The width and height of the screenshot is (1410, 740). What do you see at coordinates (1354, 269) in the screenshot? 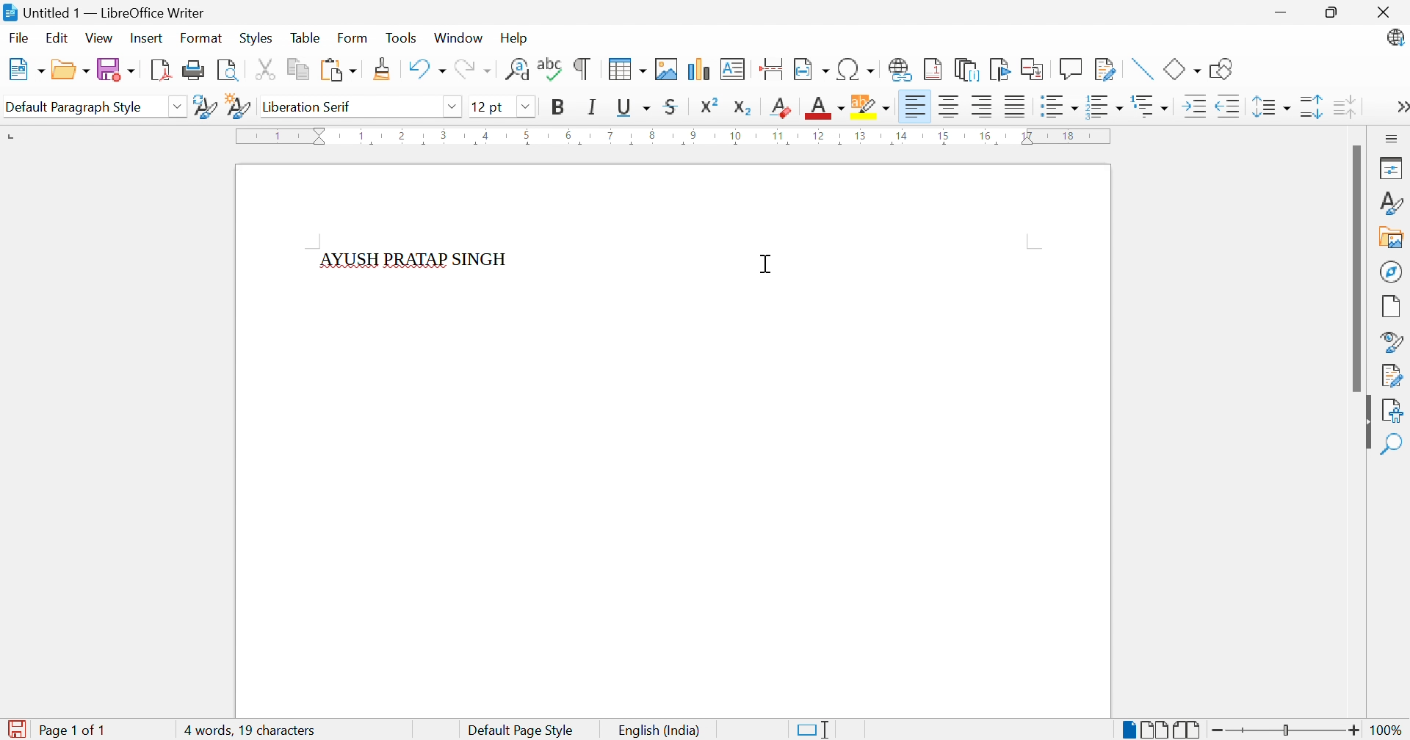
I see `Scroll Bar` at bounding box center [1354, 269].